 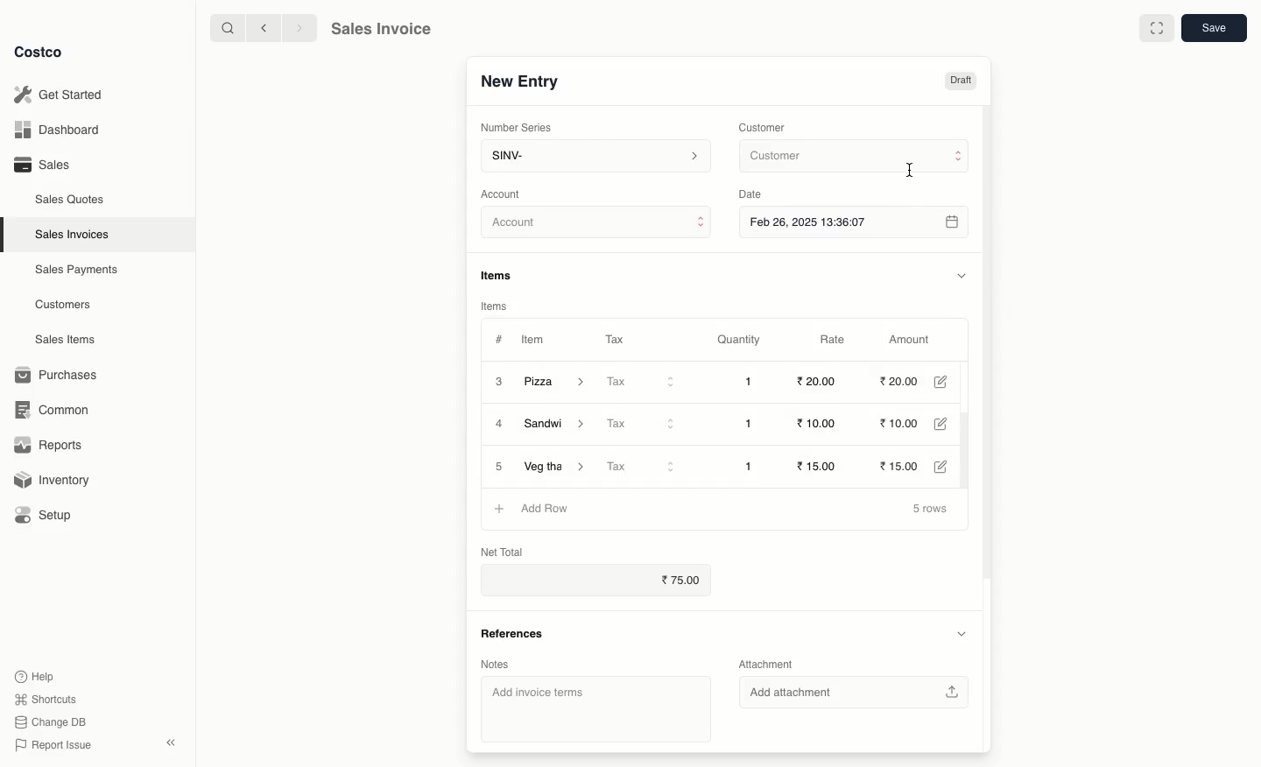 What do you see at coordinates (518, 81) in the screenshot?
I see `New Entry` at bounding box center [518, 81].